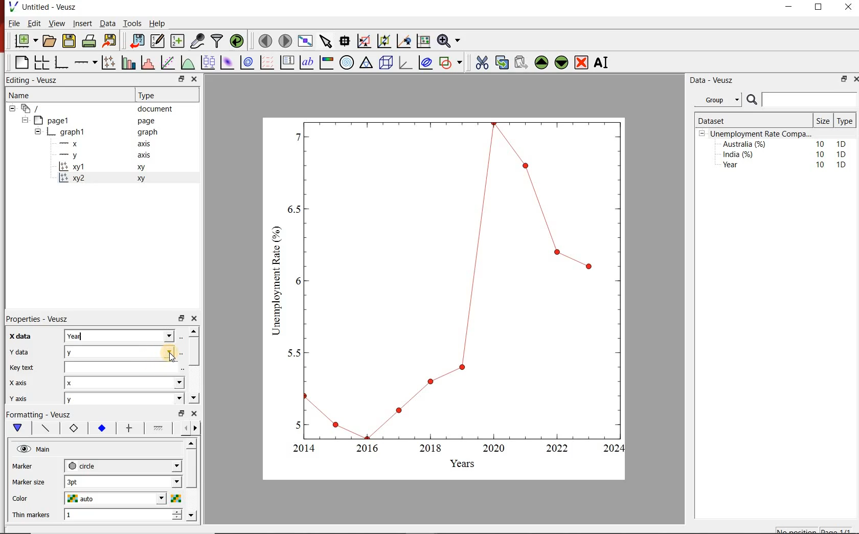  What do you see at coordinates (34, 79) in the screenshot?
I see `Editing - Veusz` at bounding box center [34, 79].